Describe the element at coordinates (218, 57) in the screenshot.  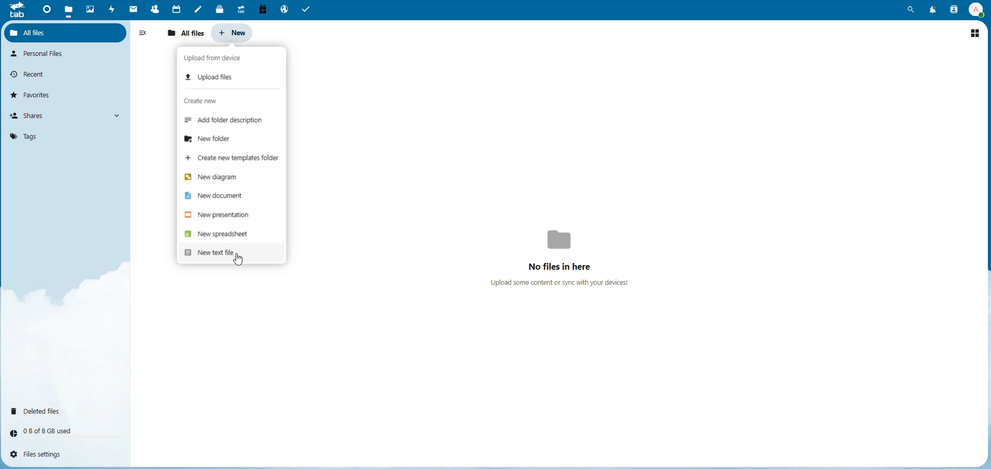
I see `upload from device` at that location.